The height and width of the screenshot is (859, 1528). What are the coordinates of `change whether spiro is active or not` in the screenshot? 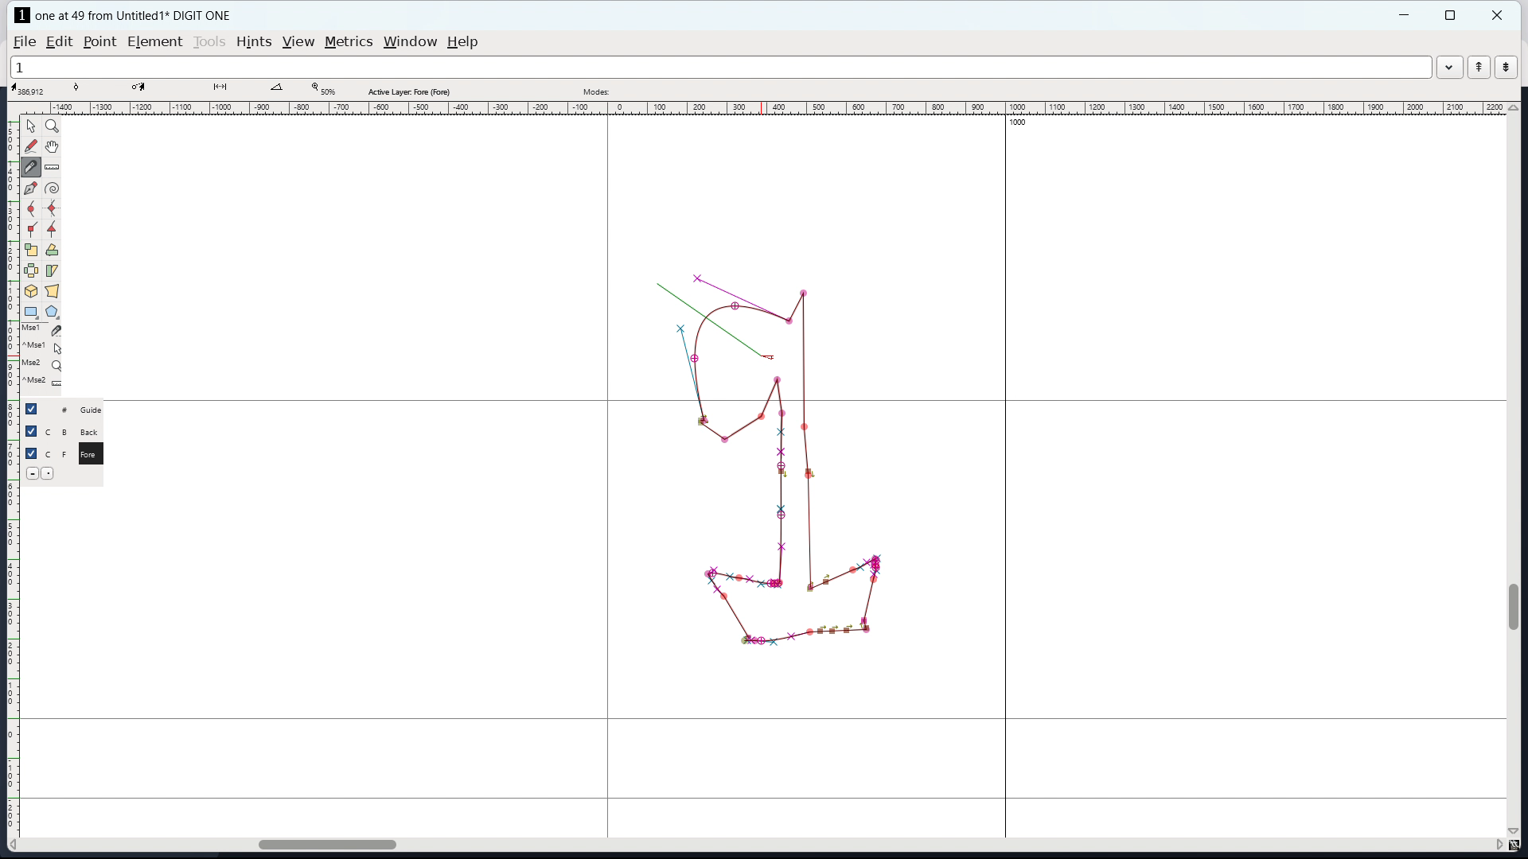 It's located at (52, 189).